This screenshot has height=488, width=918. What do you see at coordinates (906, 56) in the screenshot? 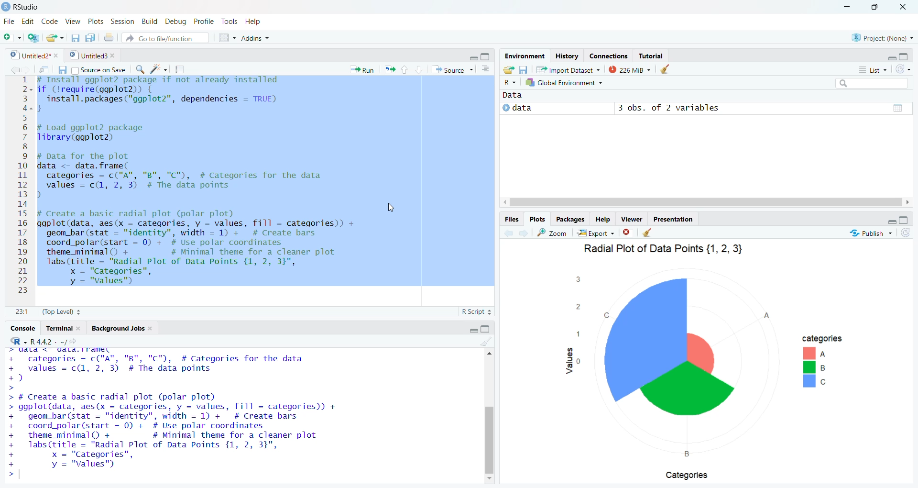
I see `Maximize` at bounding box center [906, 56].